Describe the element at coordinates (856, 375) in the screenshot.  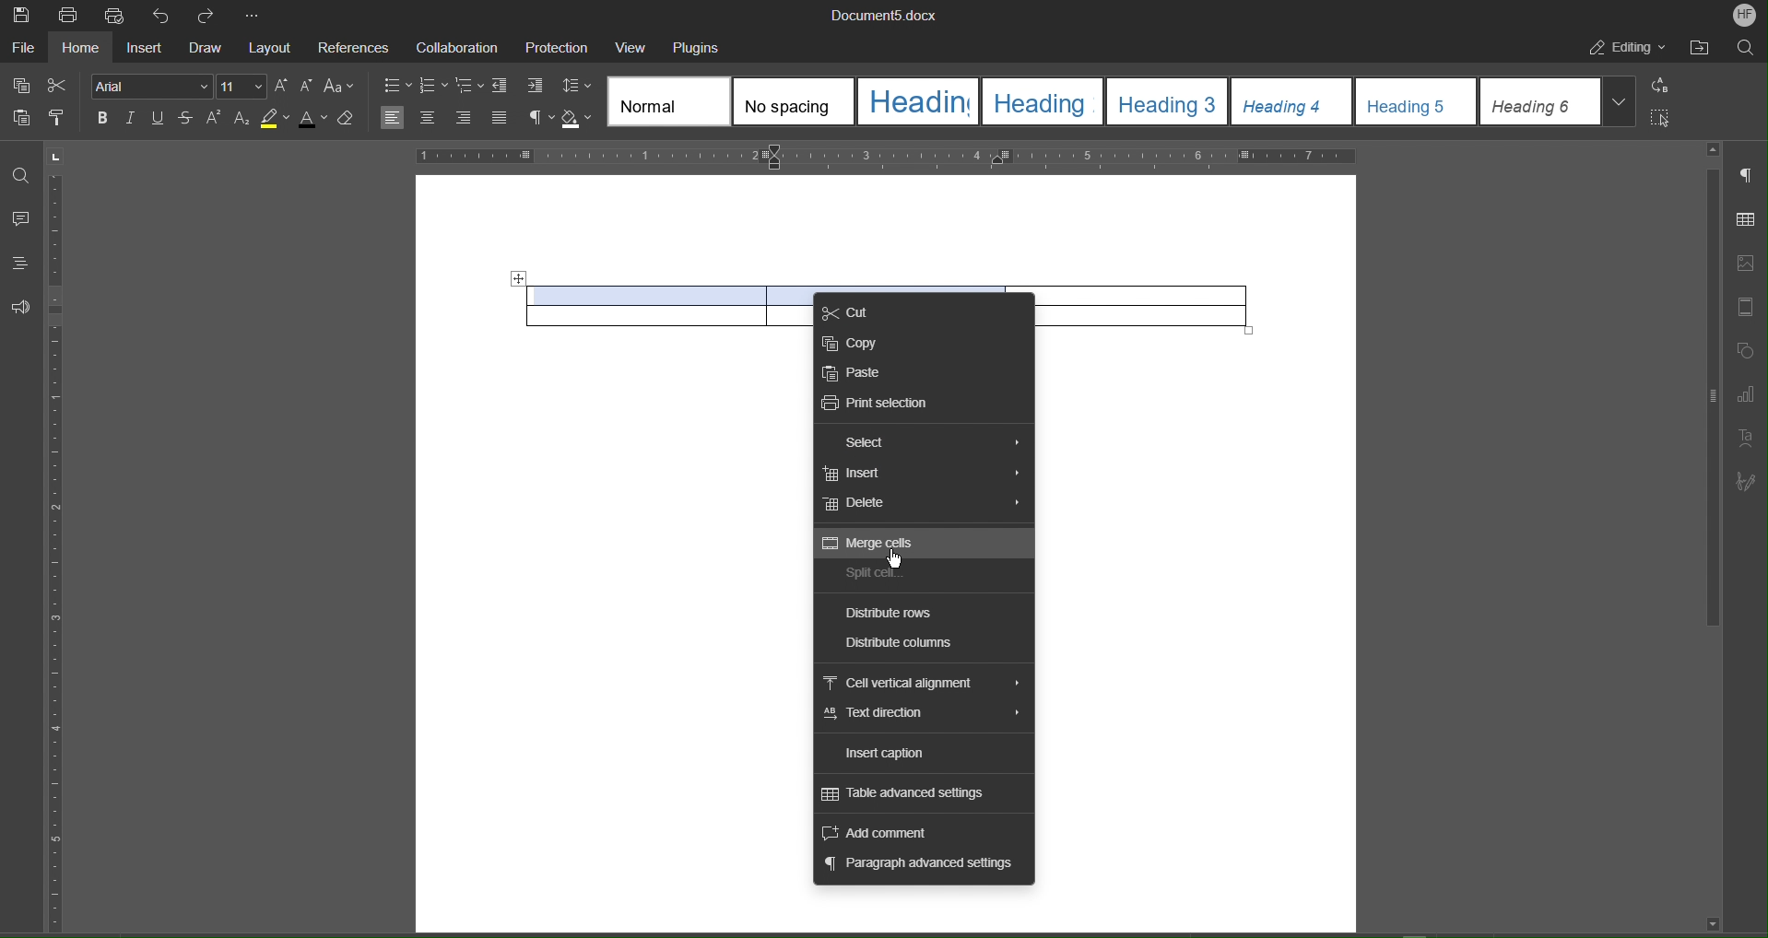
I see `Paste` at that location.